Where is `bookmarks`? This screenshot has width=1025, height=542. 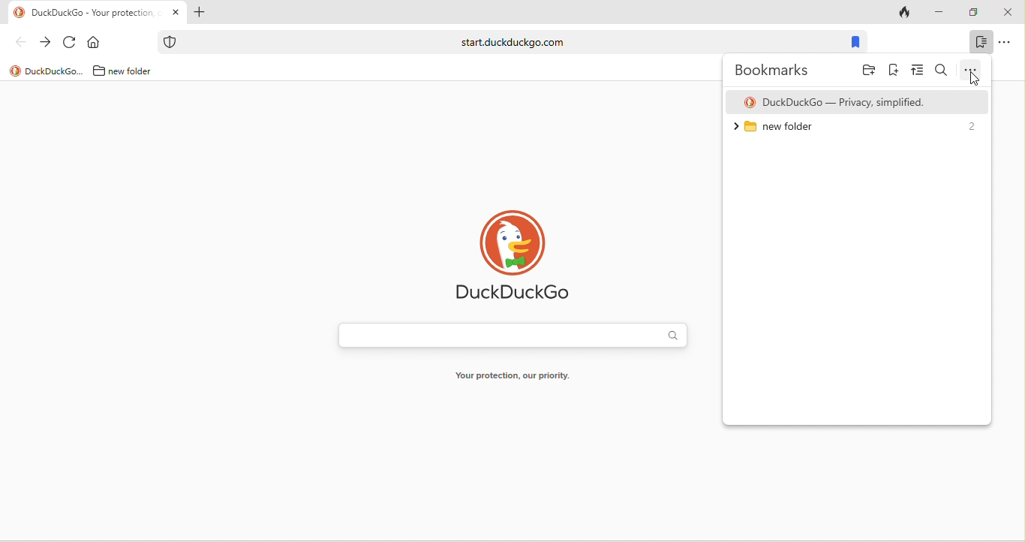
bookmarks is located at coordinates (981, 41).